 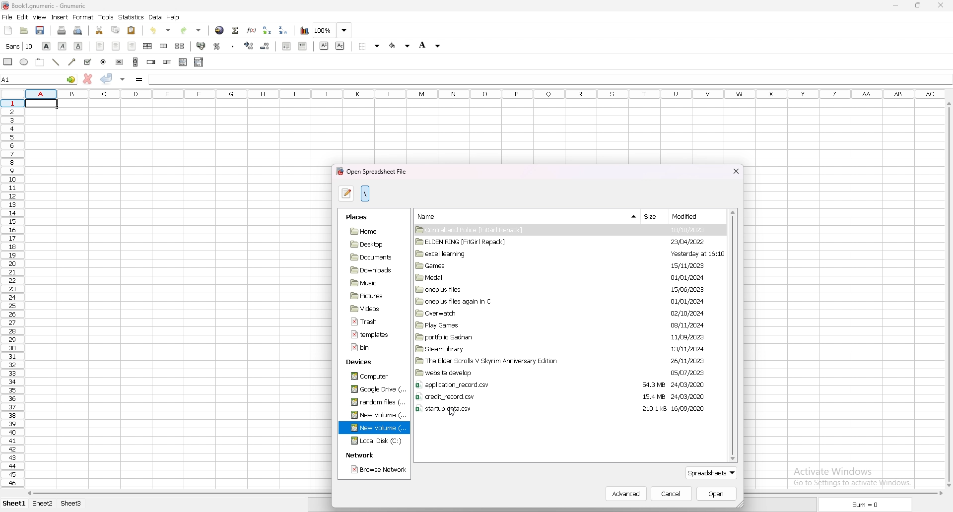 I want to click on 18/10/2023, so click(x=683, y=230).